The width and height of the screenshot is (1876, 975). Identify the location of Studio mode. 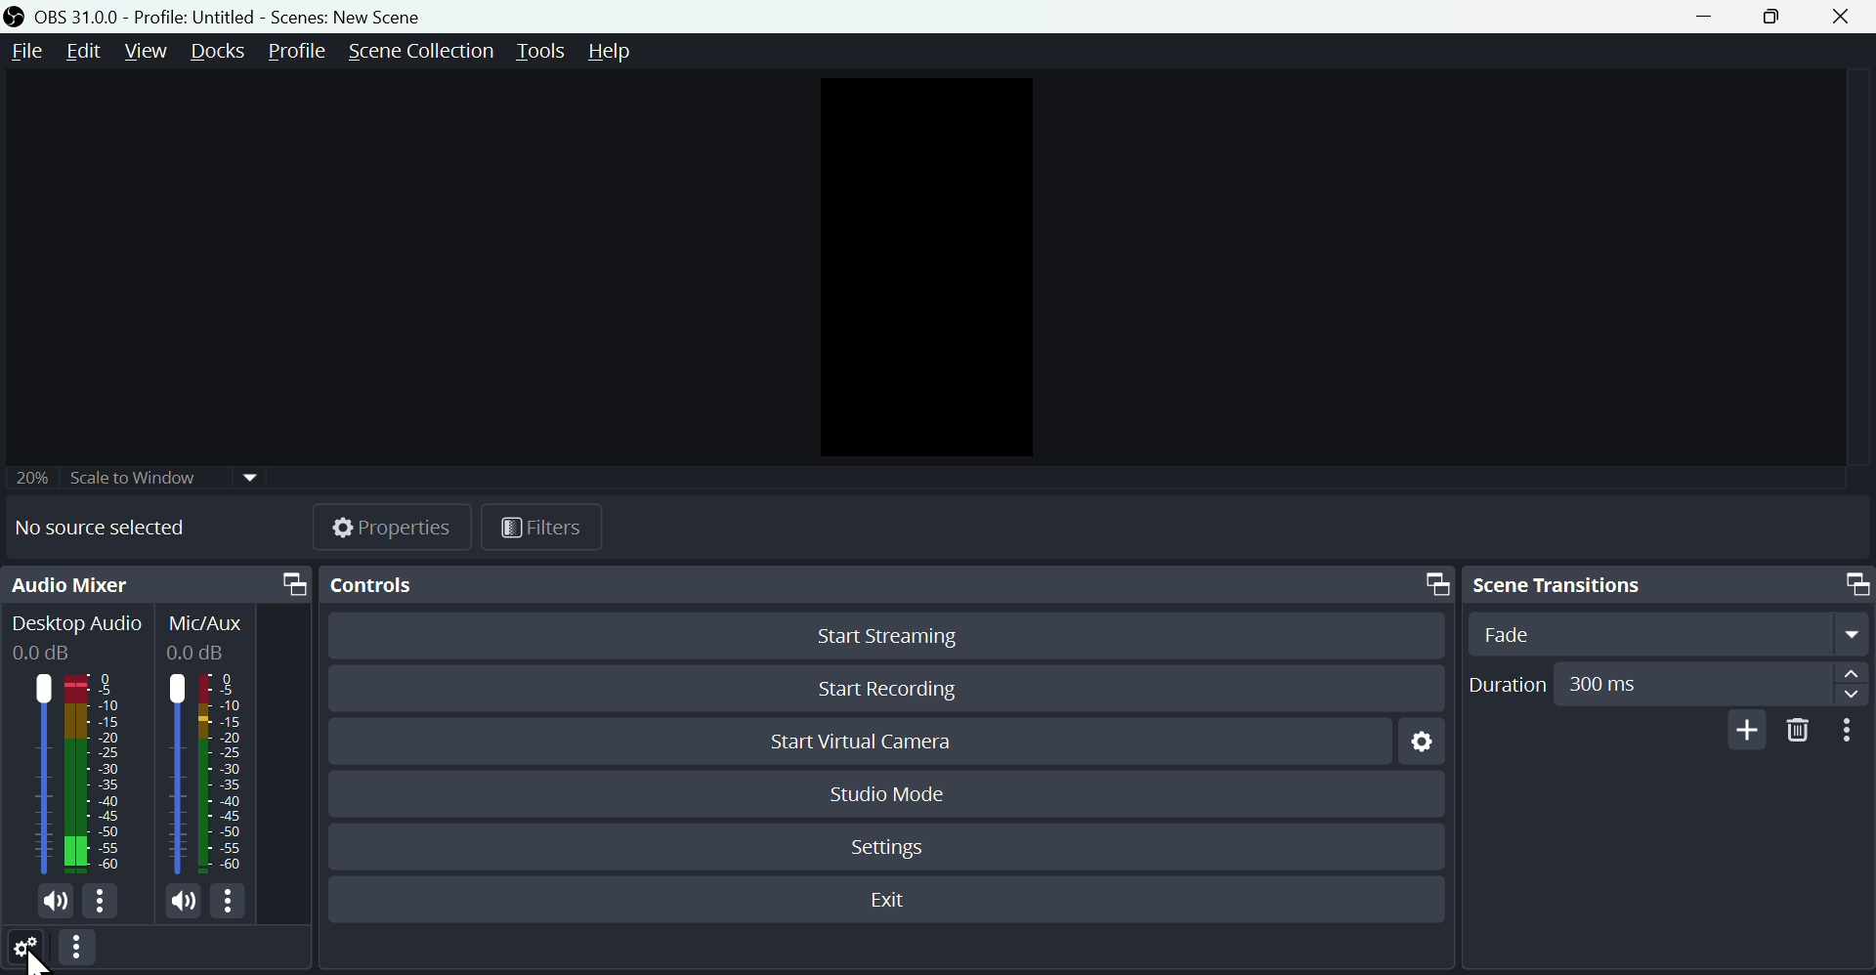
(890, 790).